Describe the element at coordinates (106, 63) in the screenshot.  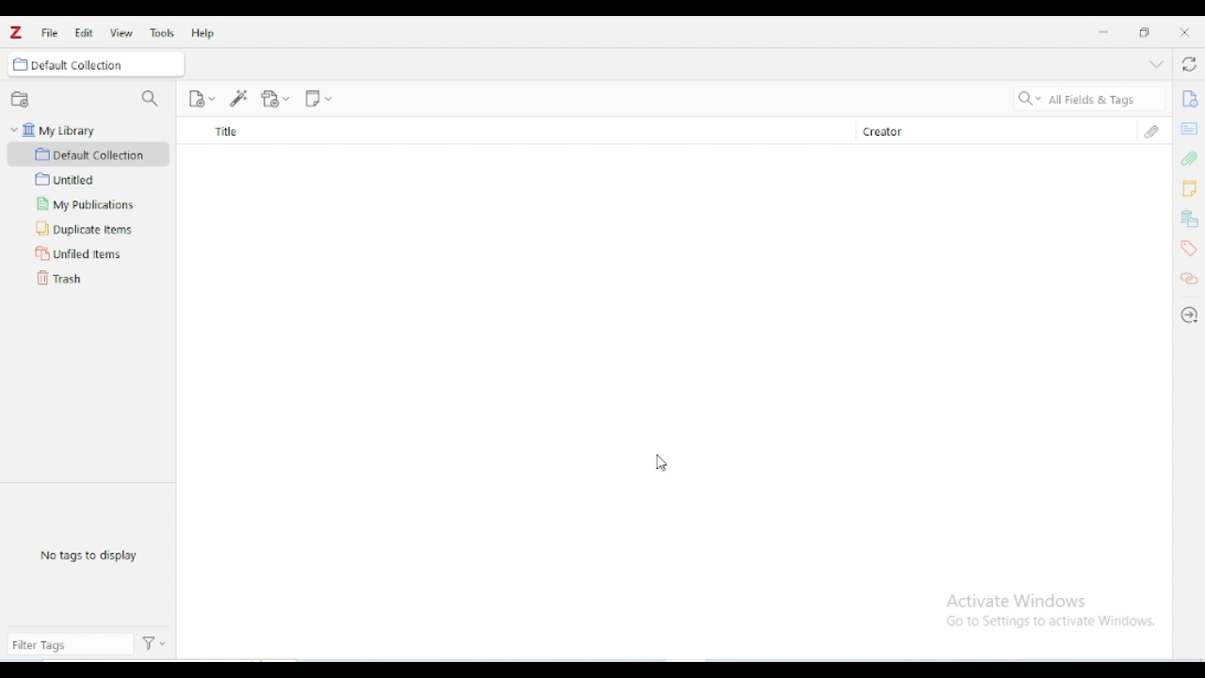
I see `Default Collections` at that location.